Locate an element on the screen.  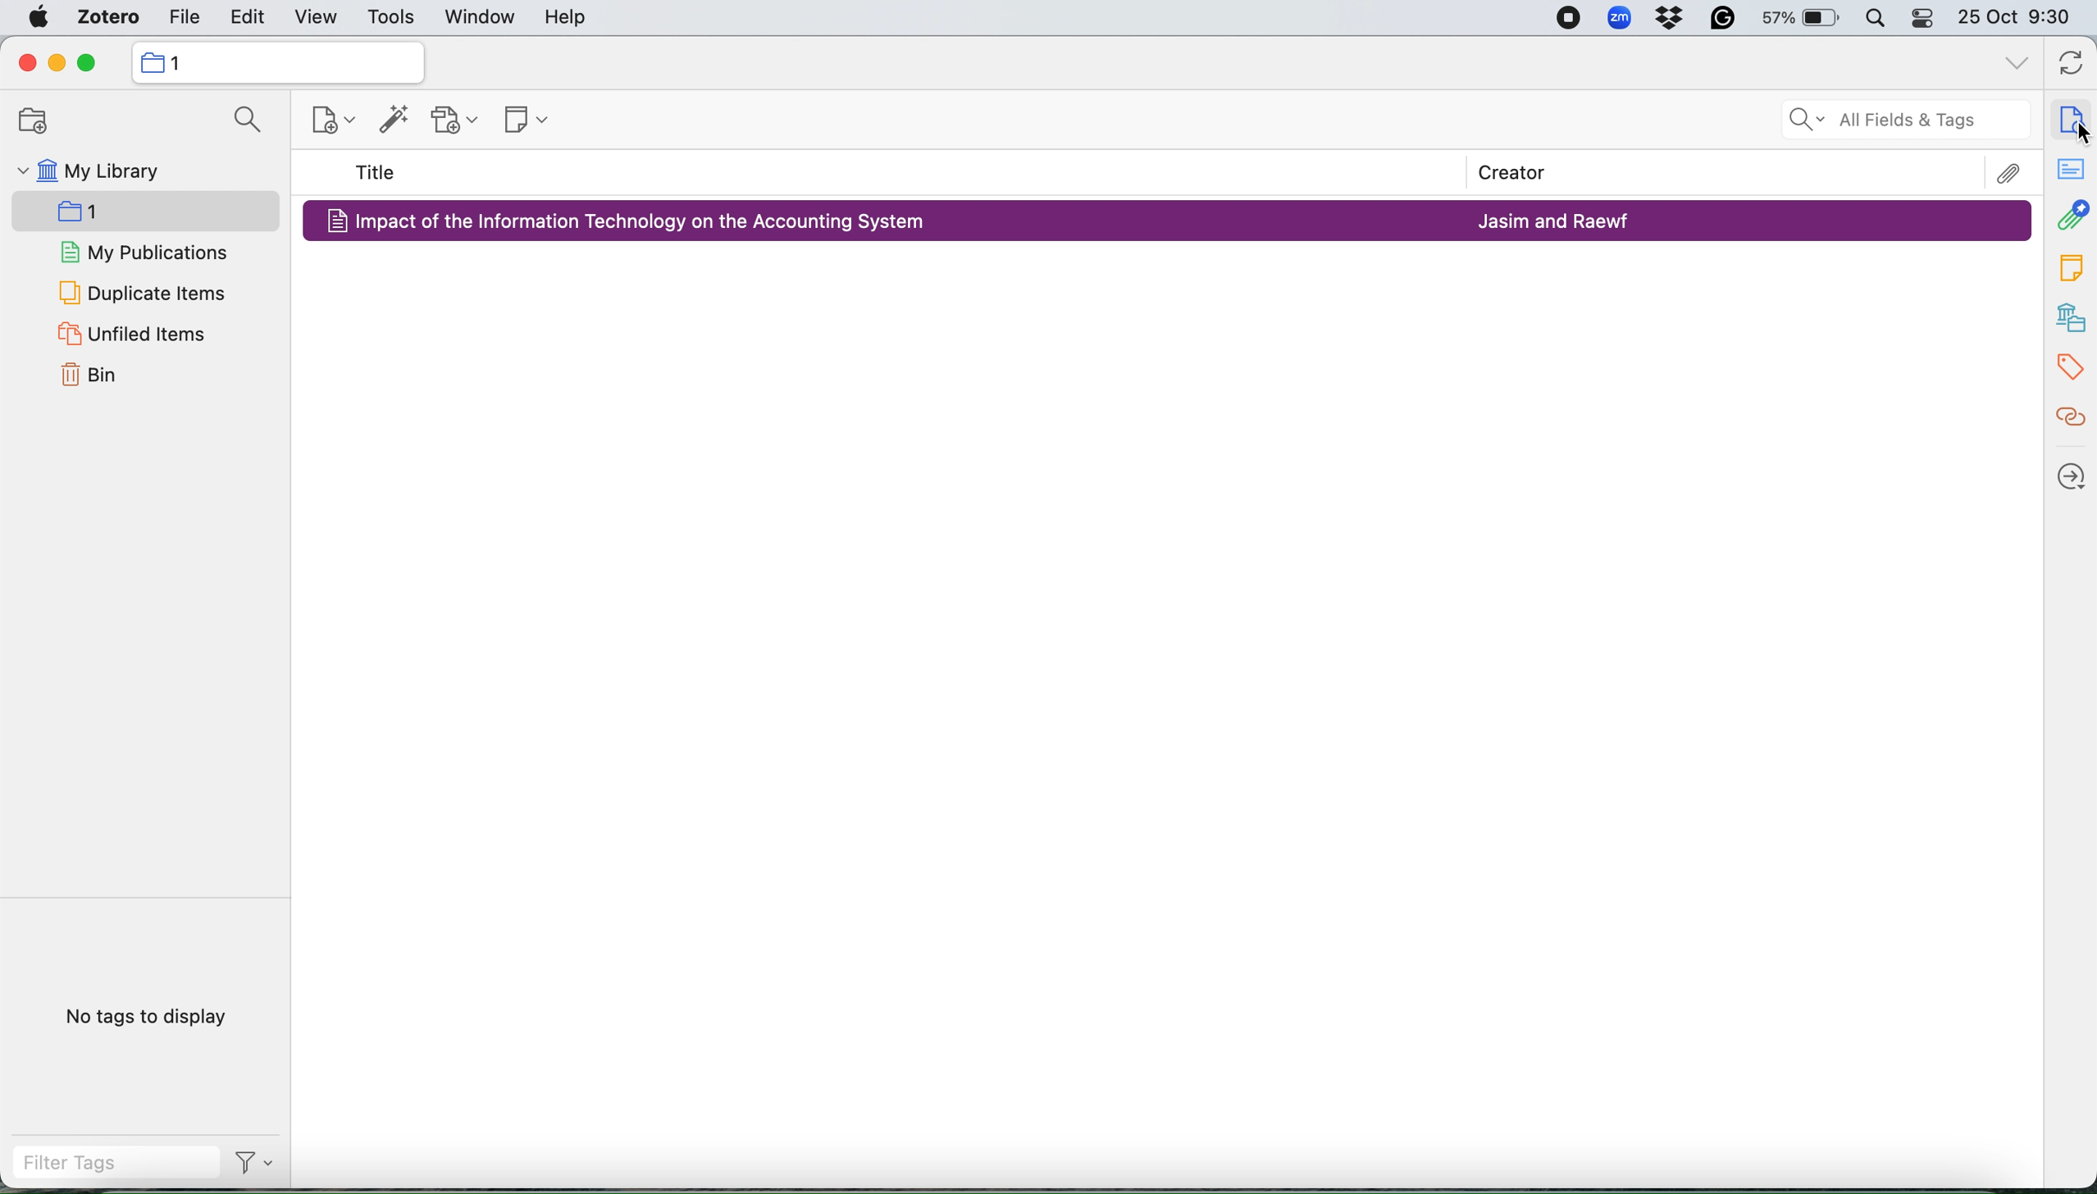
tags is located at coordinates (2068, 265).